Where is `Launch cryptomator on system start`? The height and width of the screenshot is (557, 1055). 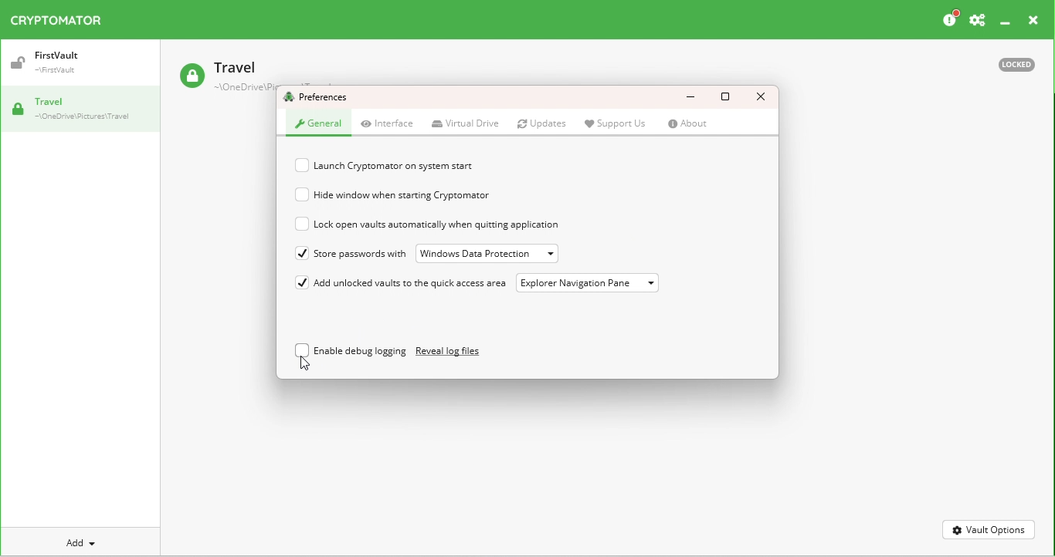 Launch cryptomator on system start is located at coordinates (412, 164).